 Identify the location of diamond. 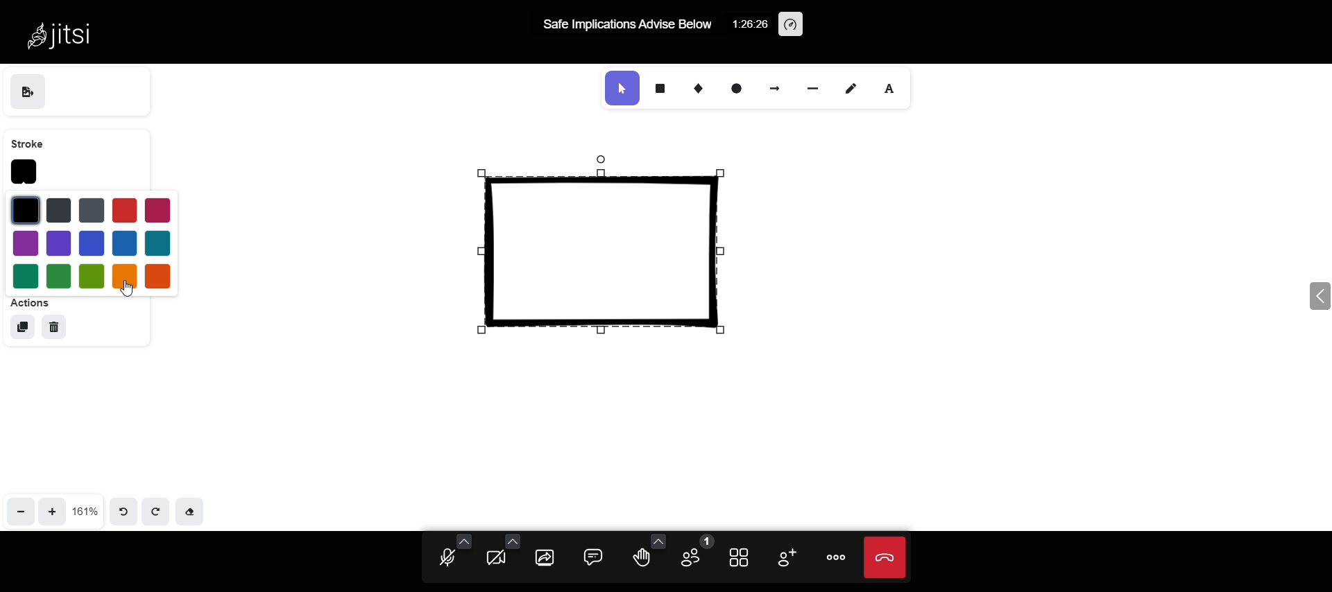
(695, 86).